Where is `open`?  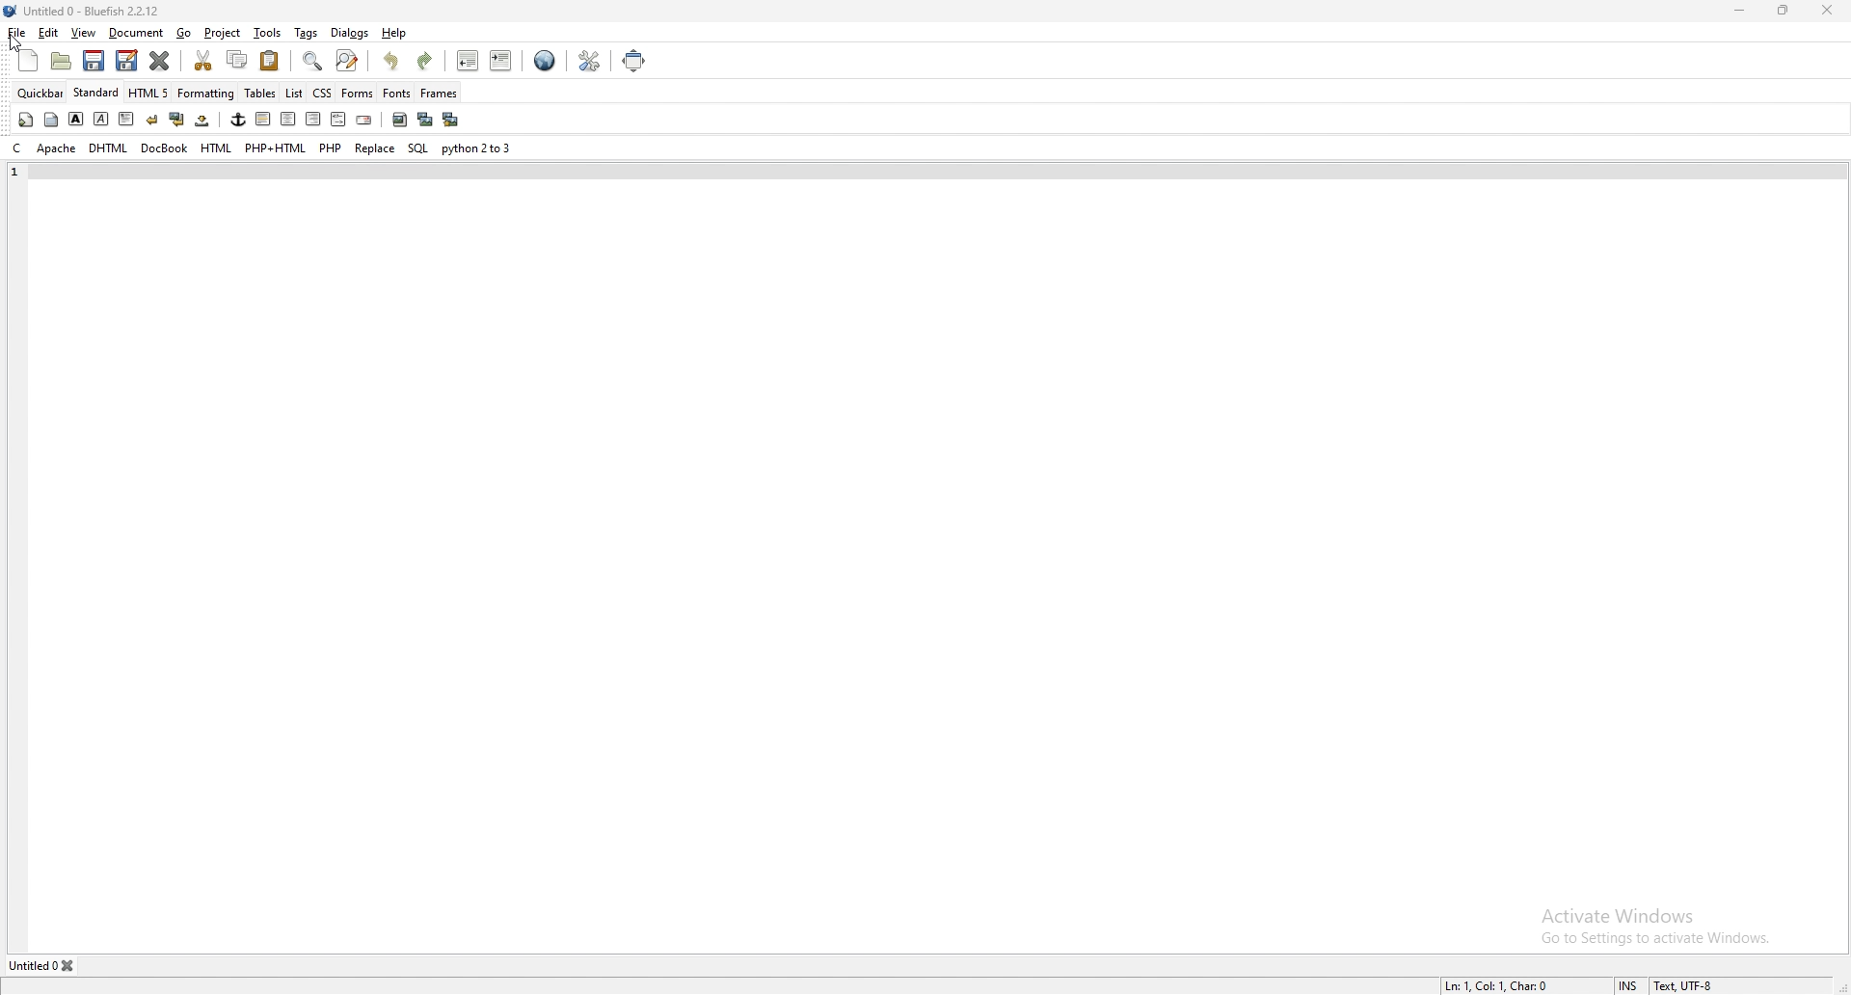
open is located at coordinates (62, 61).